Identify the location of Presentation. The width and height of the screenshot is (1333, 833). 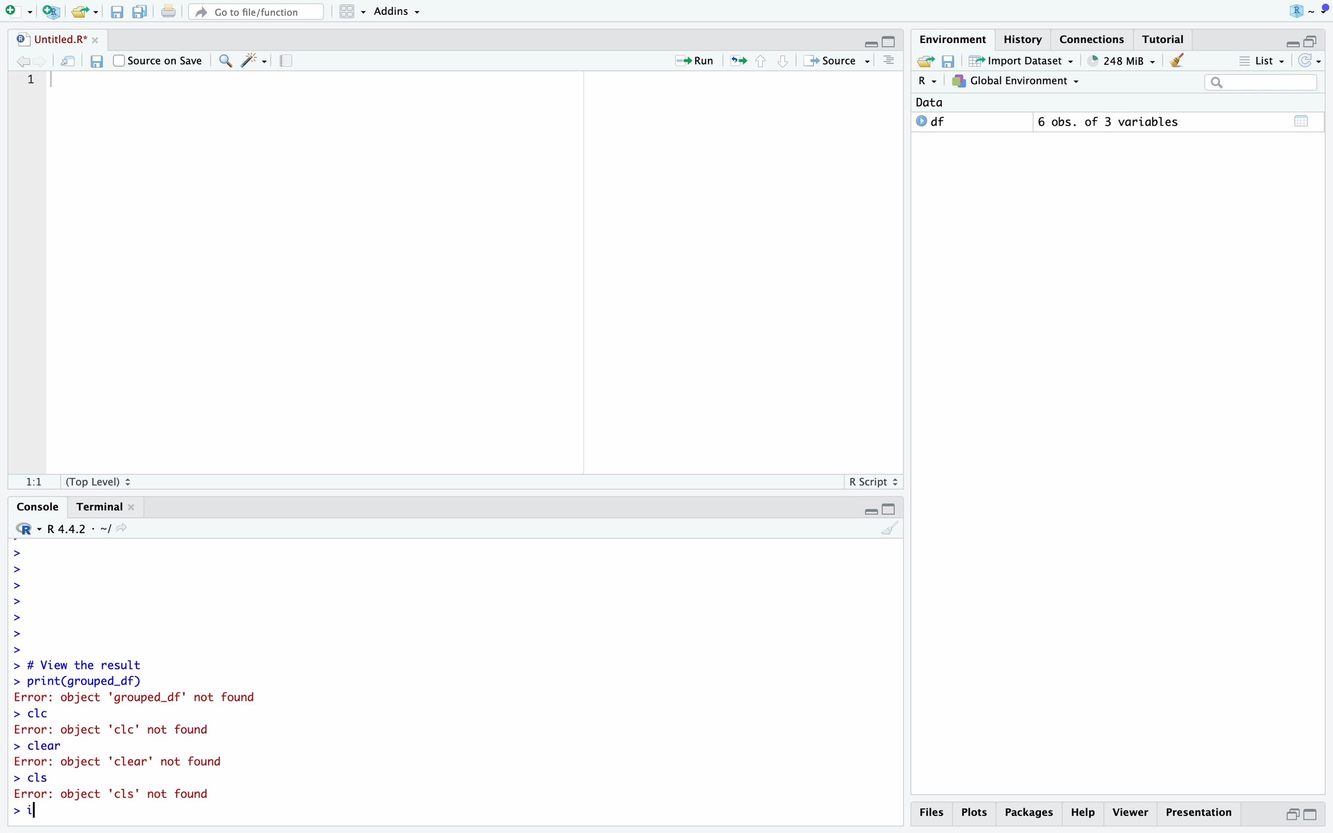
(1199, 813).